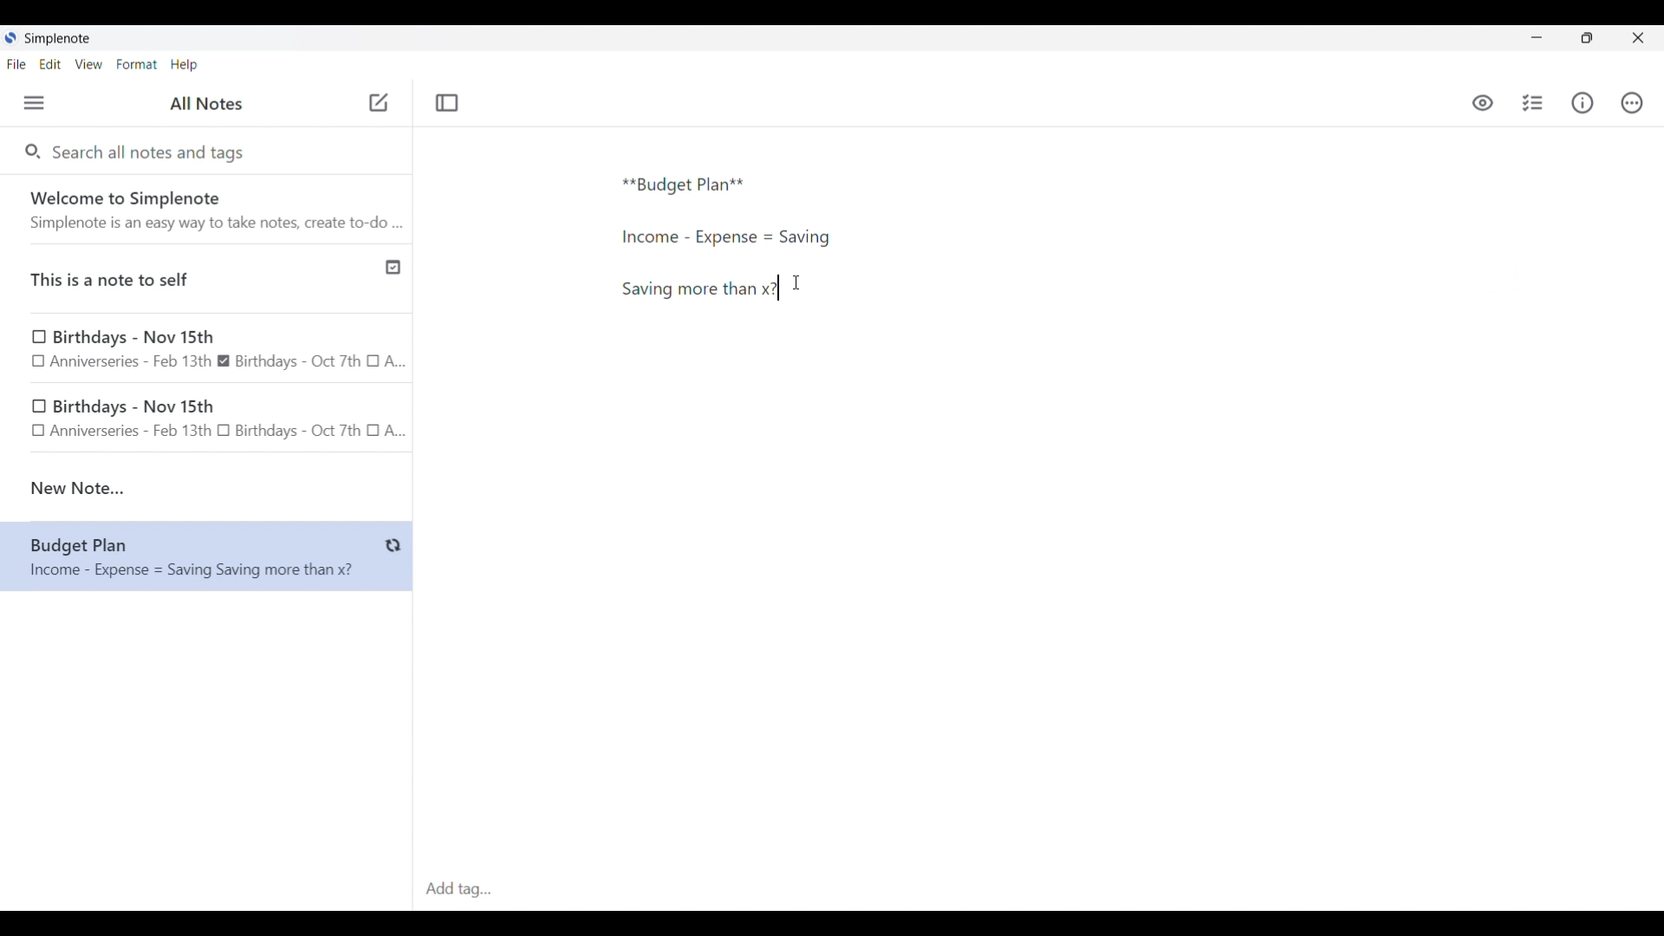 This screenshot has height=936, width=1664. What do you see at coordinates (16, 63) in the screenshot?
I see `File menu` at bounding box center [16, 63].